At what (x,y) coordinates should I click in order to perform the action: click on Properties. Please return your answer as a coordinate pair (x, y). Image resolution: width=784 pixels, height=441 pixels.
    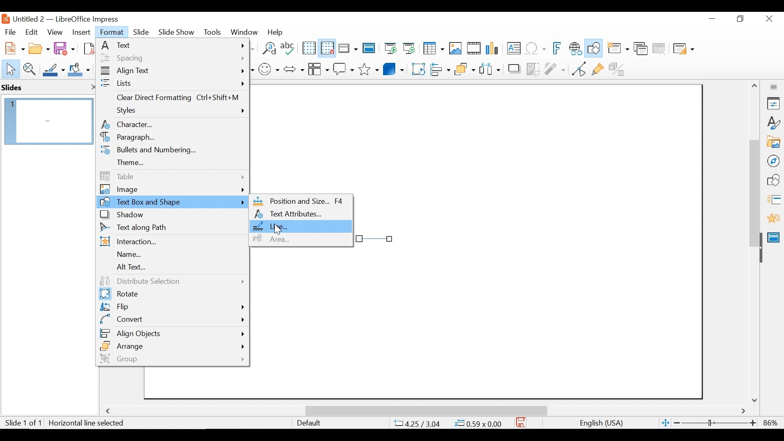
    Looking at the image, I should click on (773, 103).